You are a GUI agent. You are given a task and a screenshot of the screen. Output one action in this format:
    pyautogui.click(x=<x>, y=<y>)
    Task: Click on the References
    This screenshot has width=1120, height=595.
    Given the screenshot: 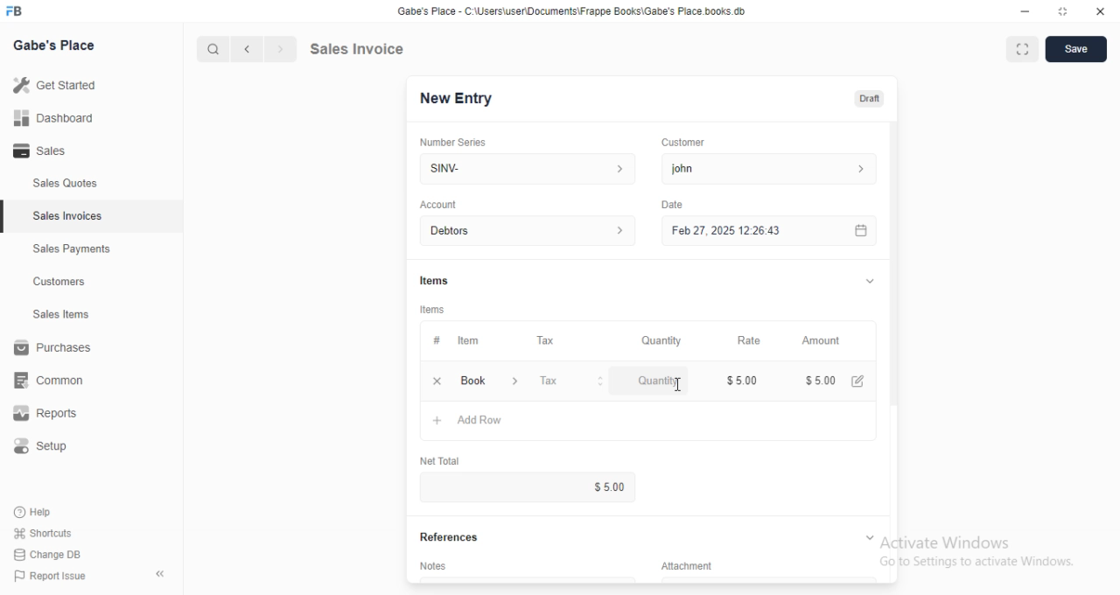 What is the action you would take?
    pyautogui.click(x=446, y=538)
    